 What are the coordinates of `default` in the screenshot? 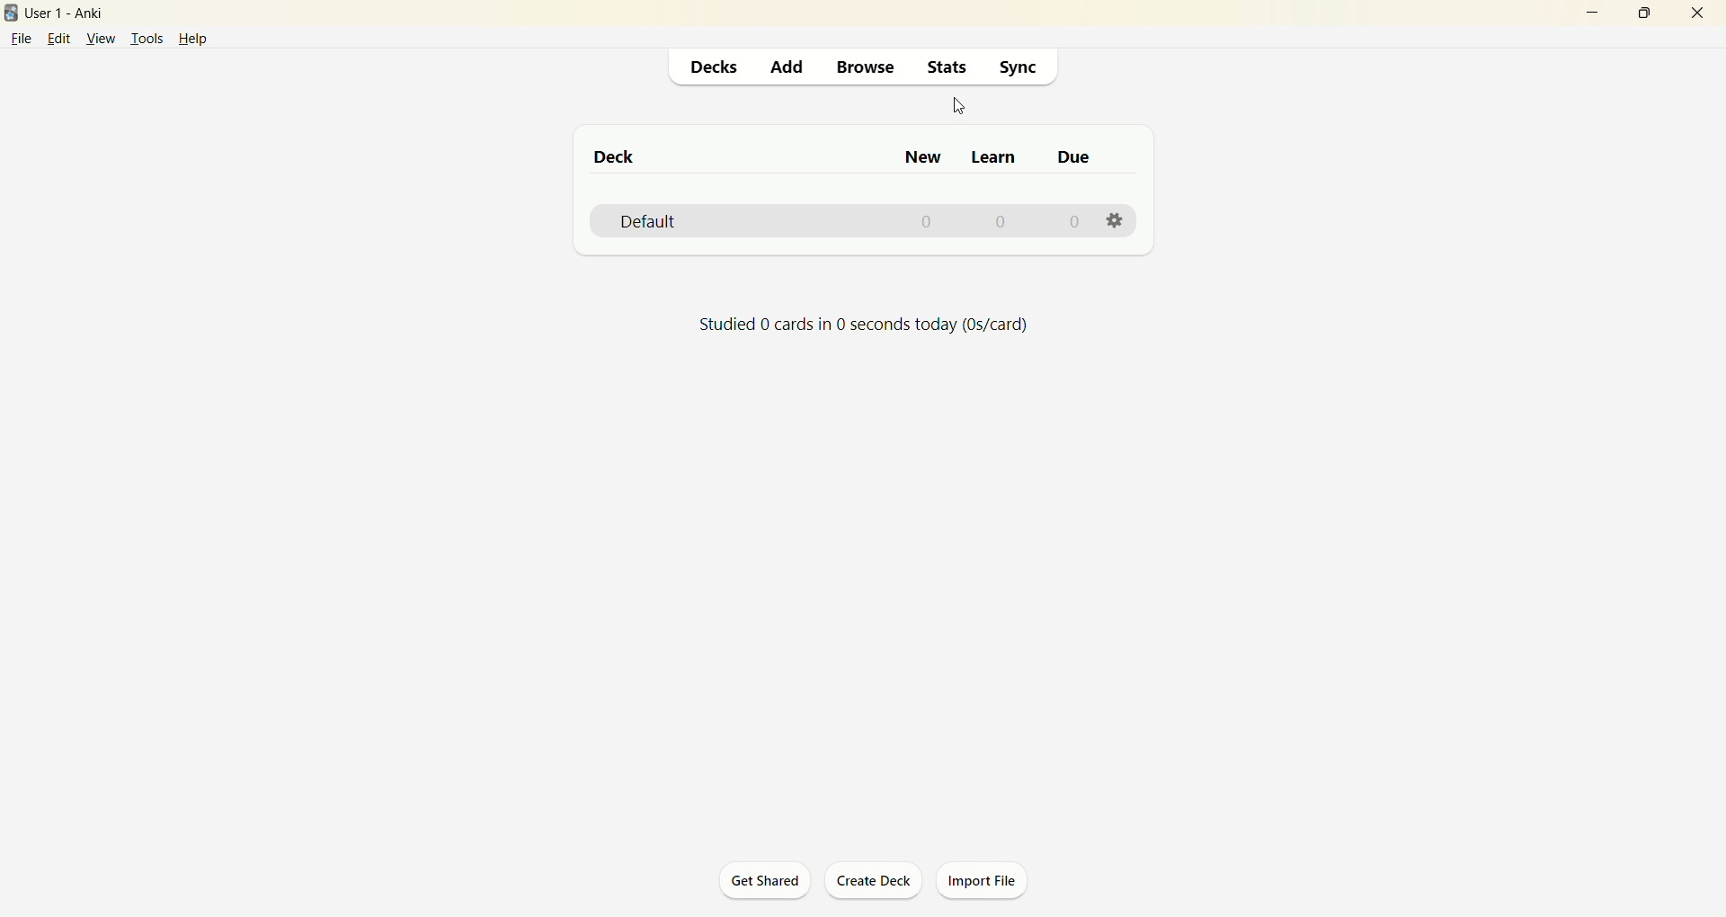 It's located at (649, 223).